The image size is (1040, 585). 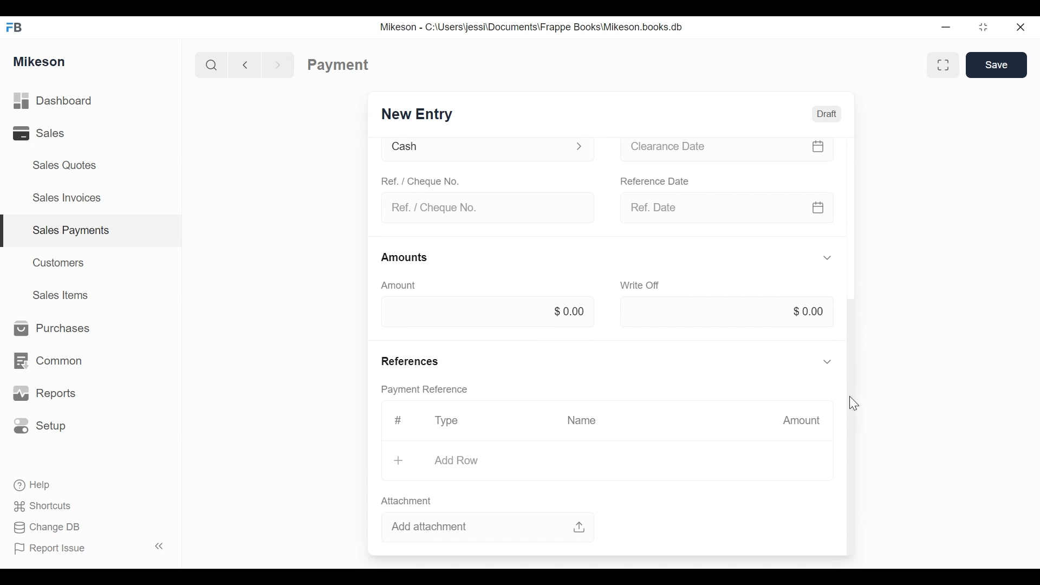 I want to click on Type, so click(x=445, y=420).